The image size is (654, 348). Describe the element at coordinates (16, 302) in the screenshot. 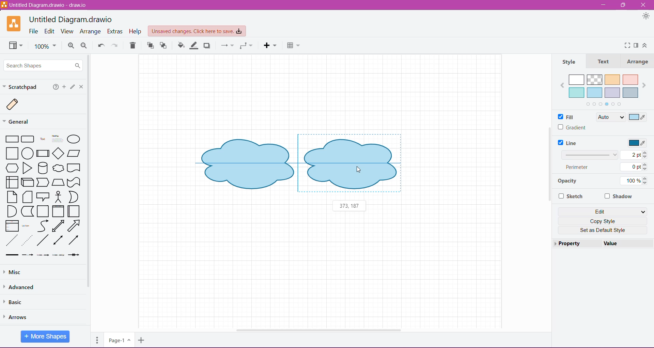

I see `Basic` at that location.